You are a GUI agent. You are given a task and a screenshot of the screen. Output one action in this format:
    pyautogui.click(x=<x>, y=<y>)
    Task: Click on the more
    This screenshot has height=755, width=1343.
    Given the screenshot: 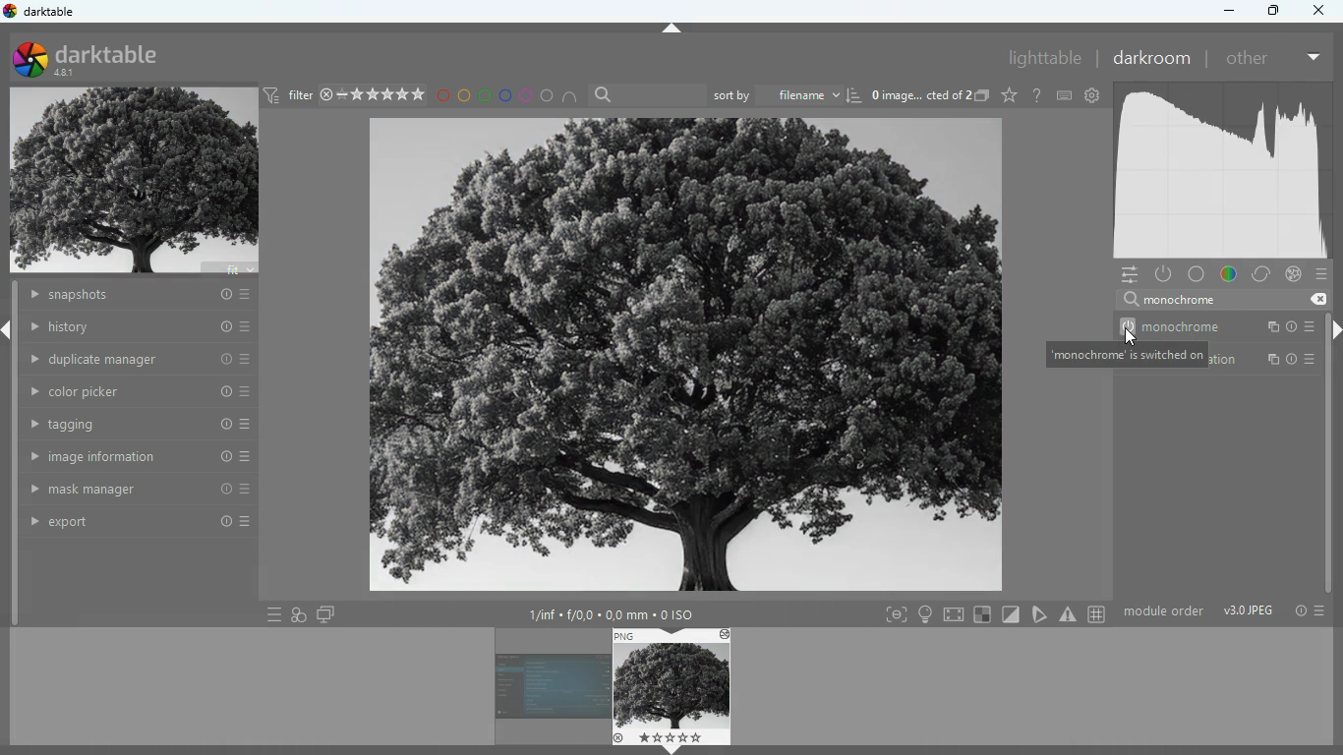 What is the action you would take?
    pyautogui.click(x=1314, y=58)
    